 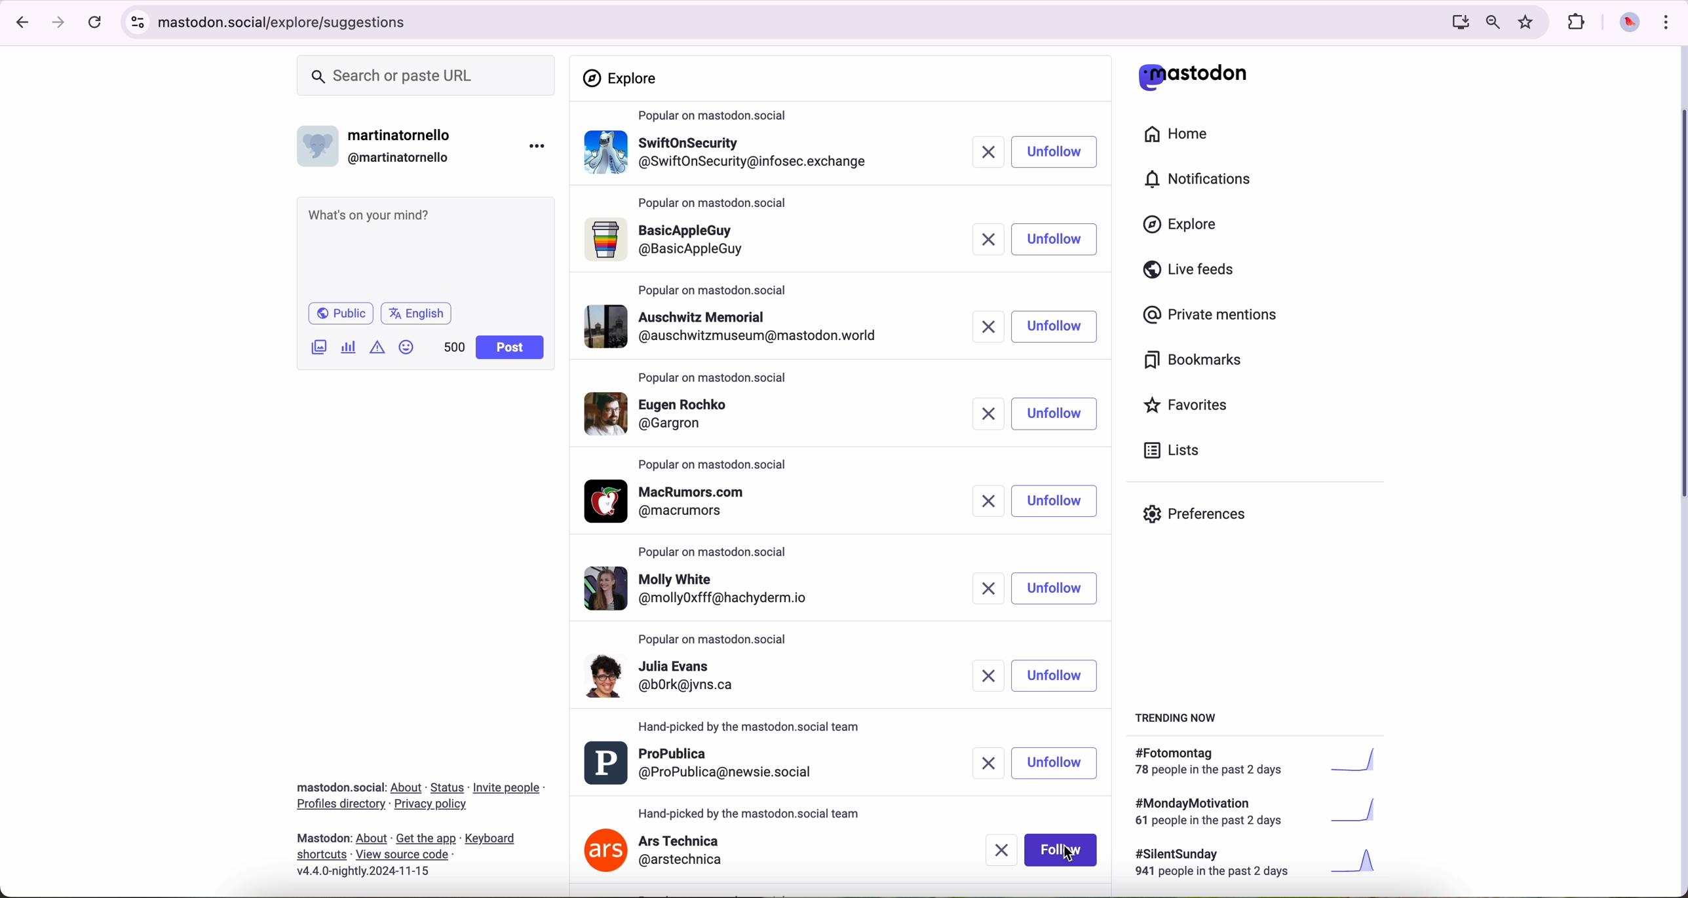 I want to click on unfollow, so click(x=1057, y=762).